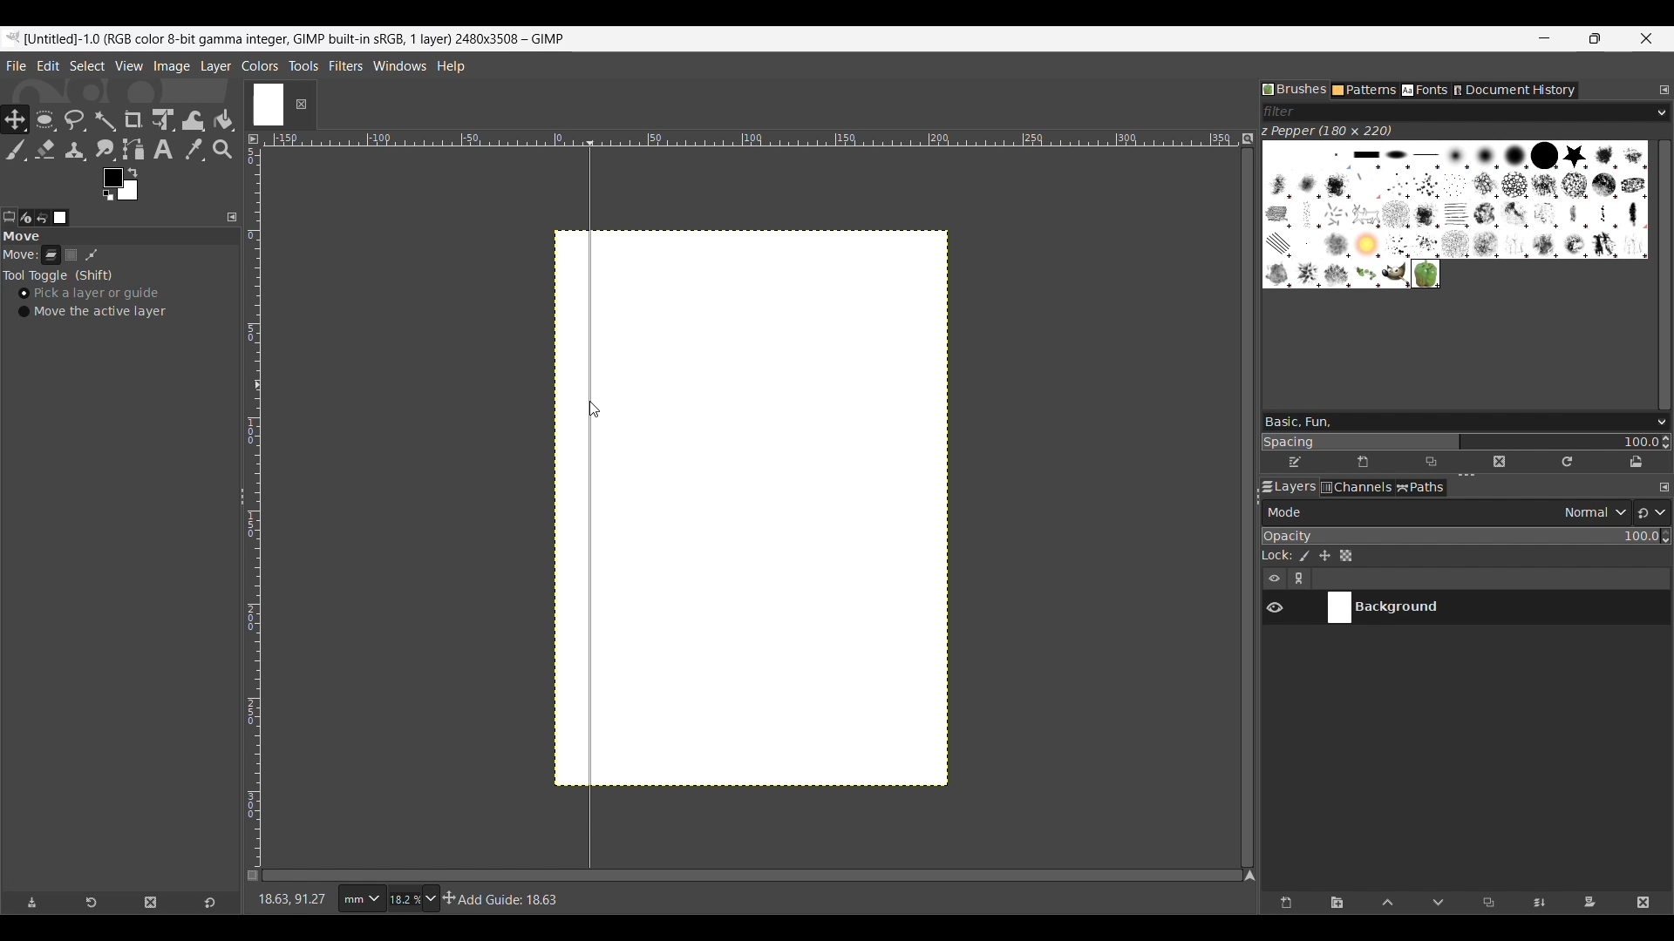 This screenshot has height=941, width=1674. Describe the element at coordinates (74, 119) in the screenshot. I see `Free select tool` at that location.